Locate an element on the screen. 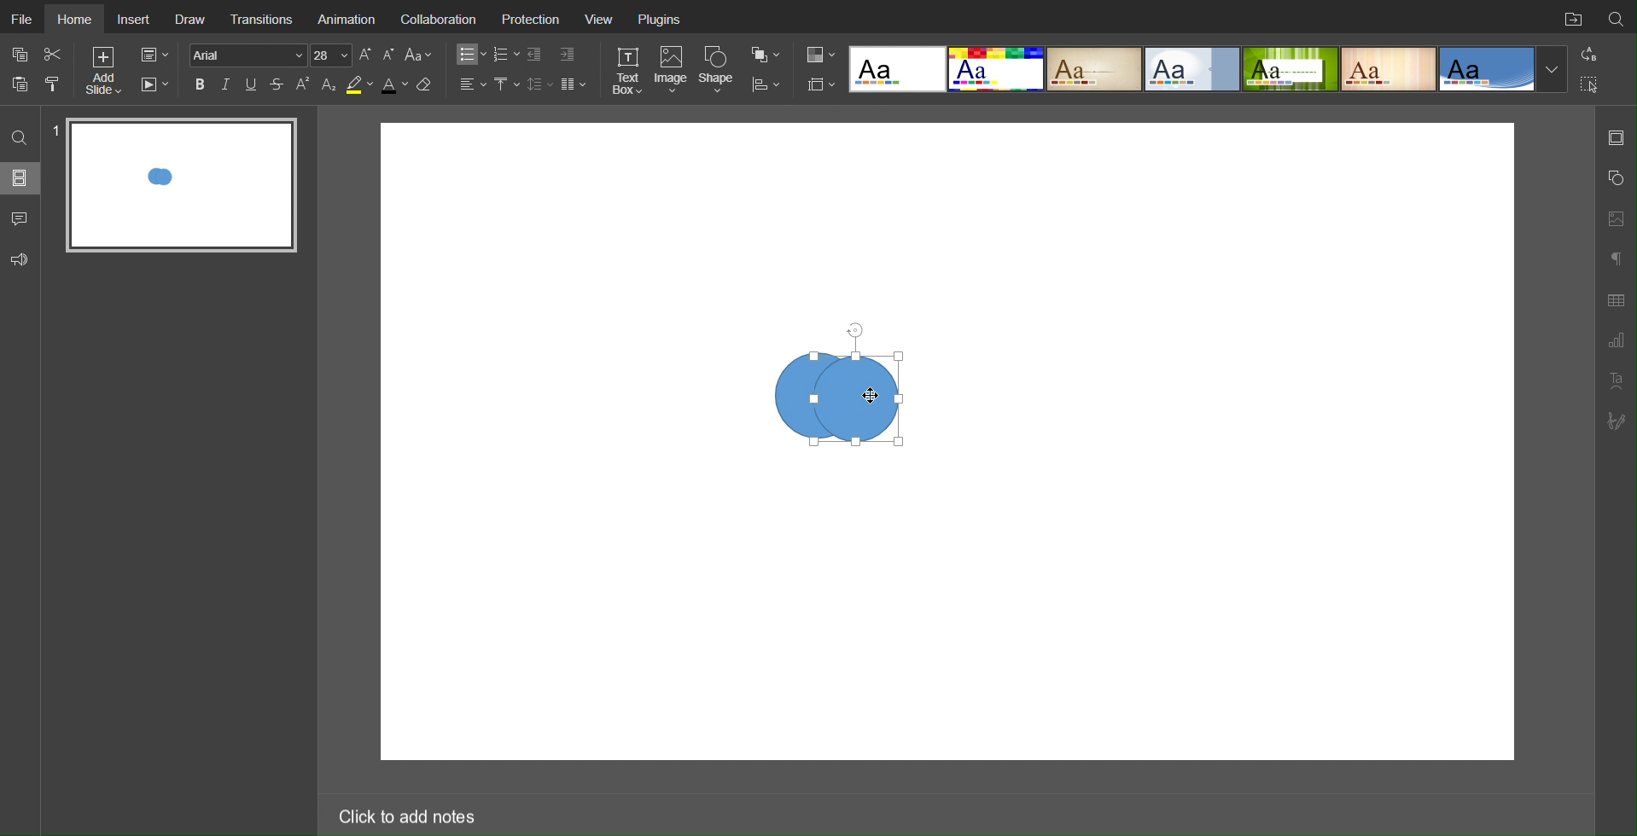 The height and width of the screenshot is (836, 1637). Line Spacing is located at coordinates (539, 84).